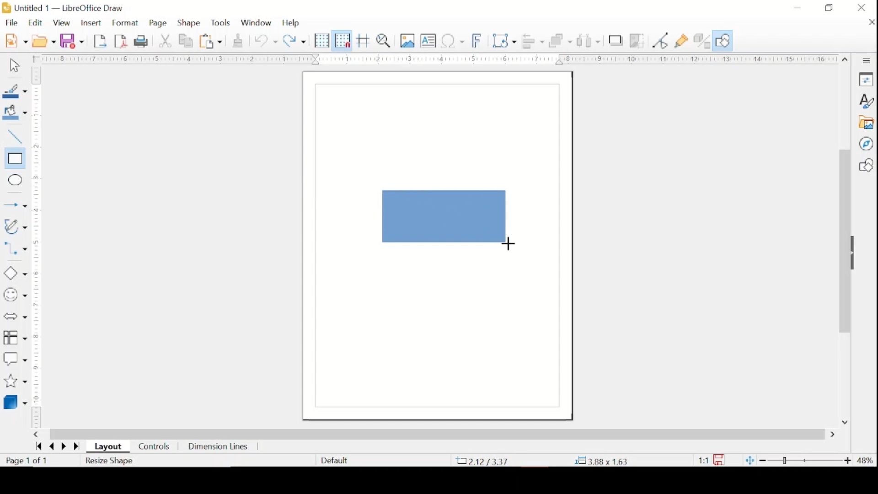  What do you see at coordinates (44, 40) in the screenshot?
I see `open` at bounding box center [44, 40].